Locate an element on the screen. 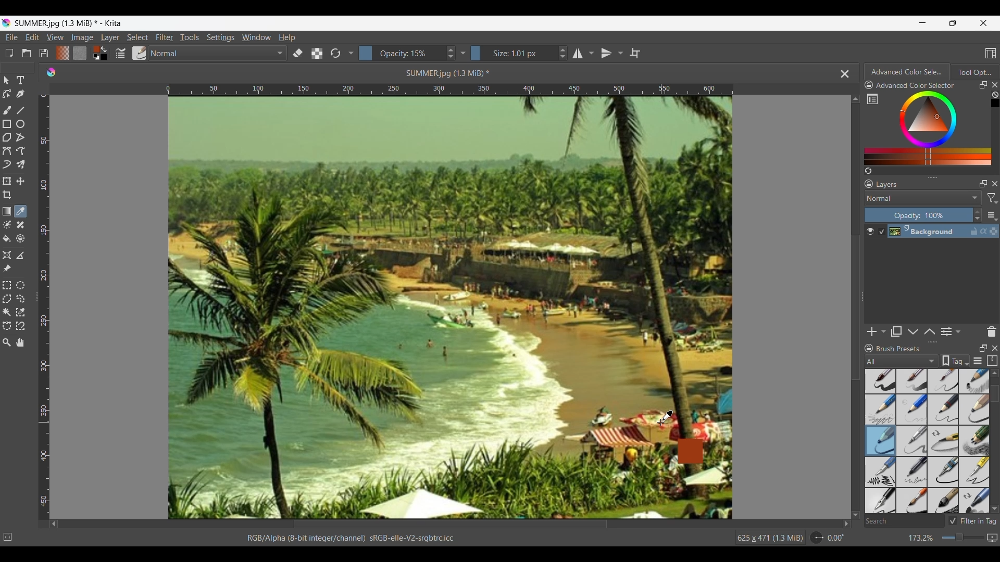 The height and width of the screenshot is (562, 1000). Line tool is located at coordinates (21, 110).